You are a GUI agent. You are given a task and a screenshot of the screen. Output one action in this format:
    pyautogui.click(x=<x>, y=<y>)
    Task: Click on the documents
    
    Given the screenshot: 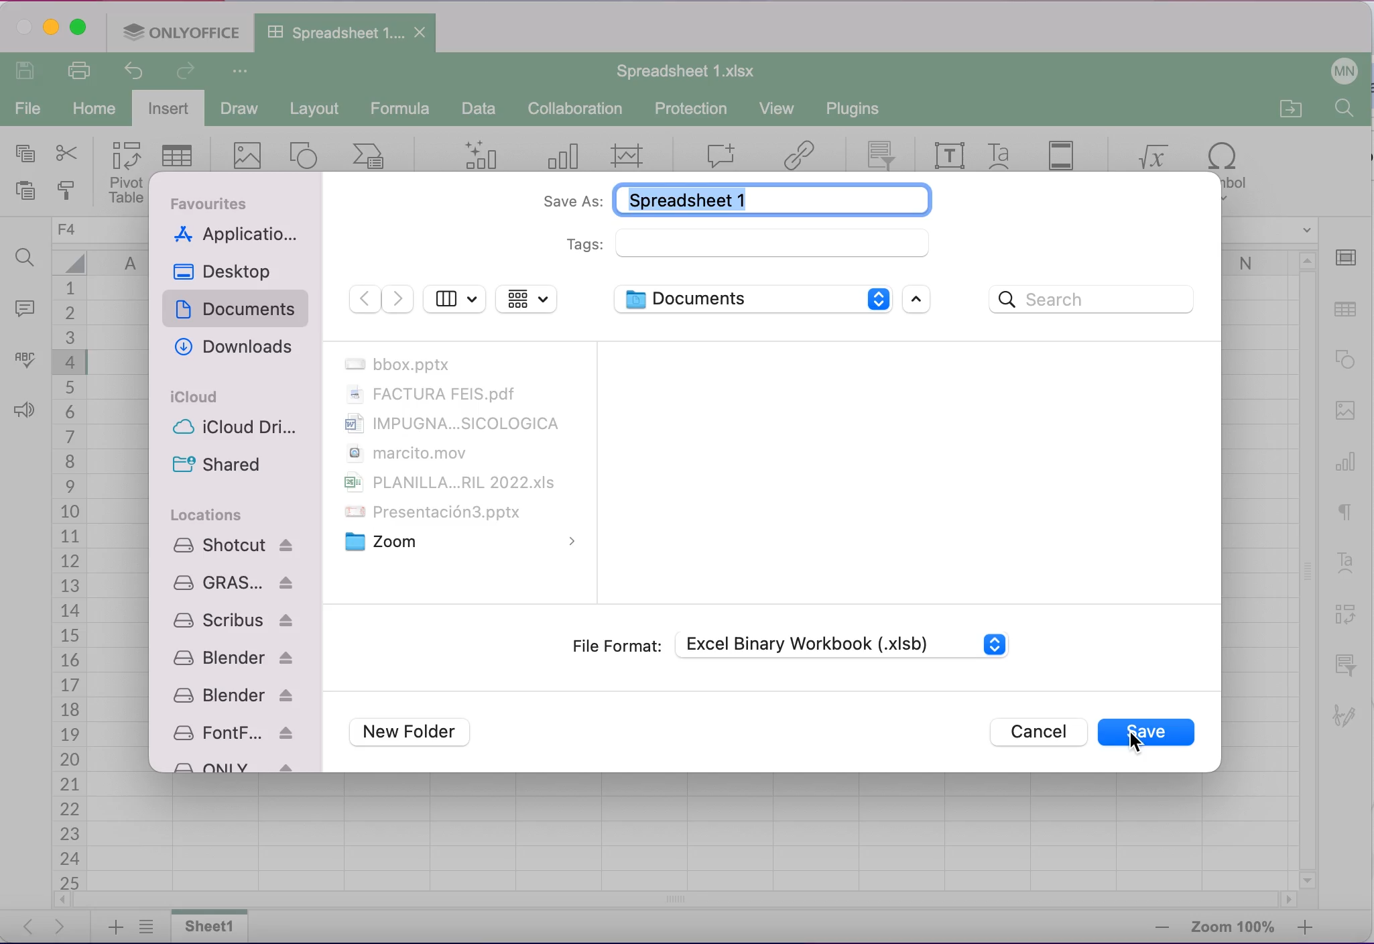 What is the action you would take?
    pyautogui.click(x=239, y=310)
    